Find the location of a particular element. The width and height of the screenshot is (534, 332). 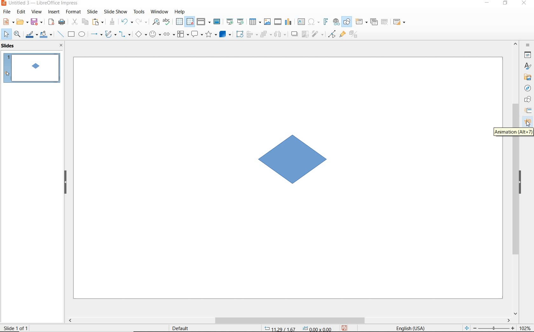

stars and banners is located at coordinates (212, 34).